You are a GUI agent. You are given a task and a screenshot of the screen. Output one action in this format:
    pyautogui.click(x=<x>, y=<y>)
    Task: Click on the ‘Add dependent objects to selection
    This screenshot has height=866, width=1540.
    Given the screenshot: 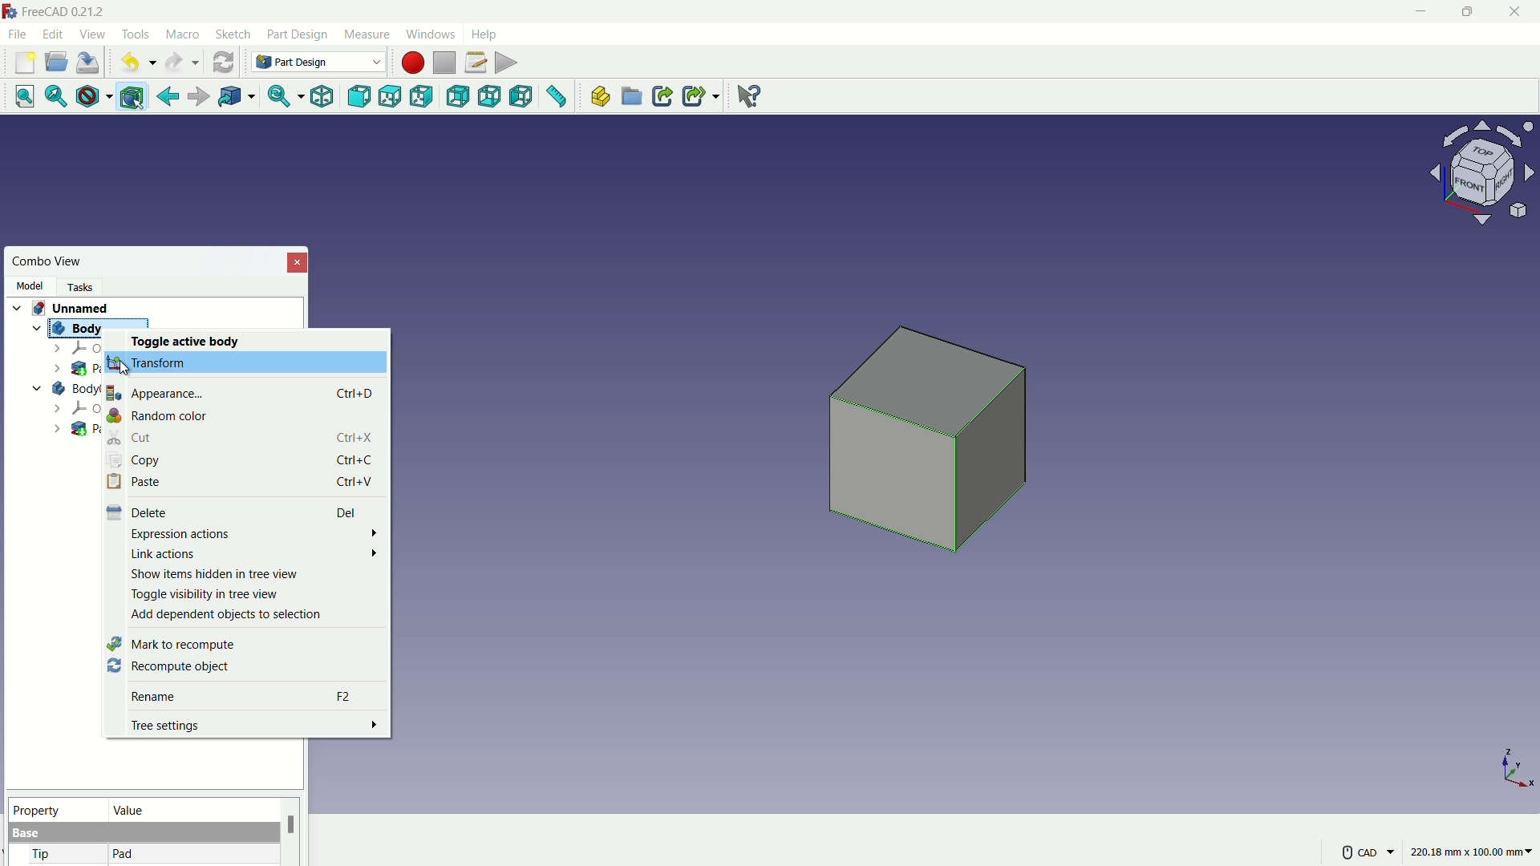 What is the action you would take?
    pyautogui.click(x=229, y=615)
    